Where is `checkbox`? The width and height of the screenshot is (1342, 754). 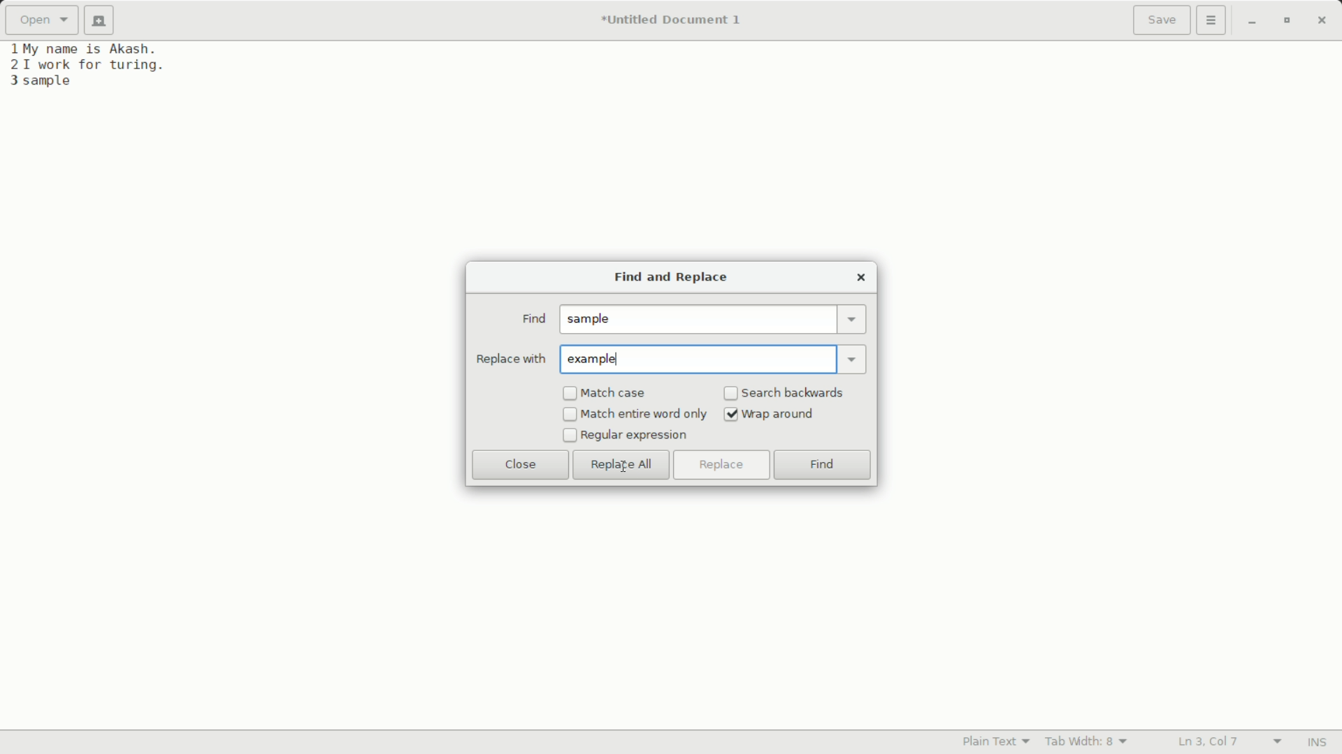 checkbox is located at coordinates (568, 436).